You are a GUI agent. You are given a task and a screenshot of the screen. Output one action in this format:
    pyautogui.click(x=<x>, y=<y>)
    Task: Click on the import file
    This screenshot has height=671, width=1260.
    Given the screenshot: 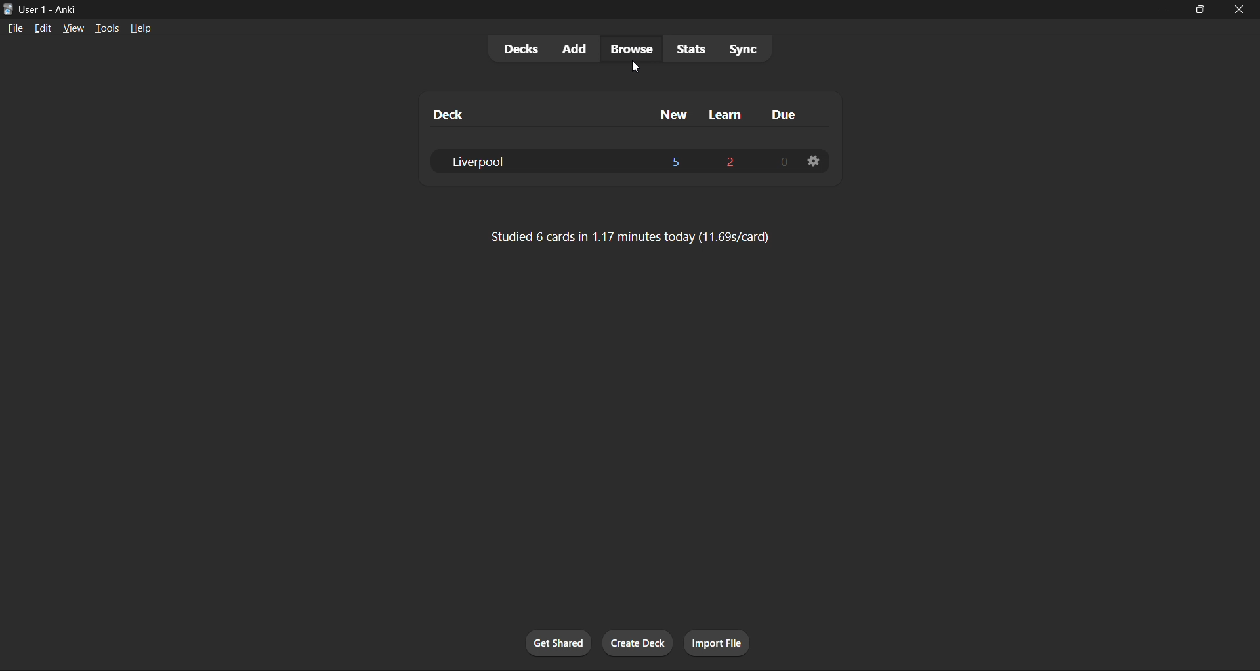 What is the action you would take?
    pyautogui.click(x=718, y=640)
    